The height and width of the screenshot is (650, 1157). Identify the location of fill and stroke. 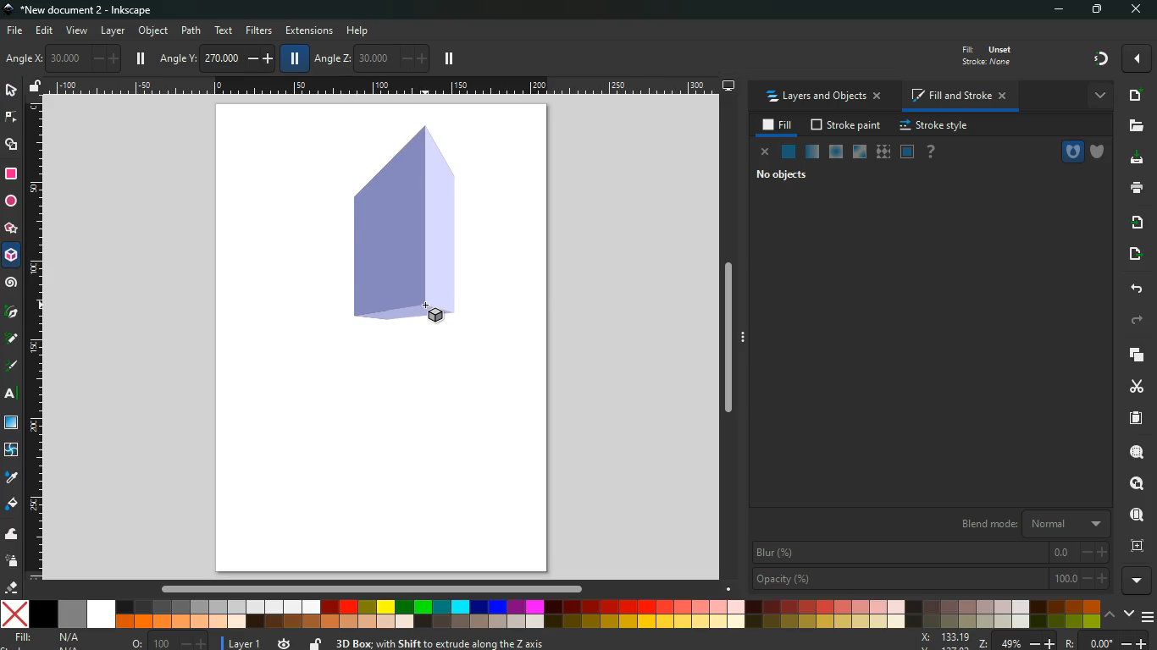
(957, 97).